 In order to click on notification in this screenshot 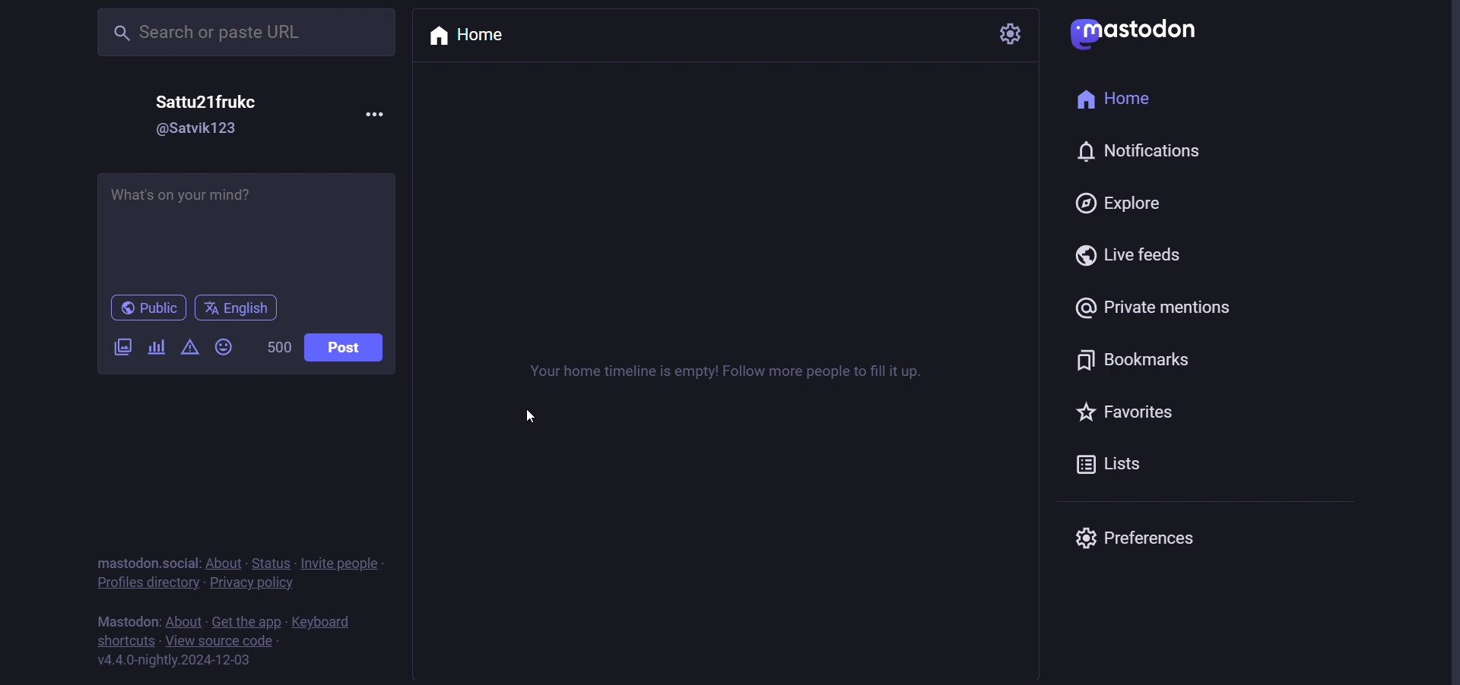, I will do `click(1144, 150)`.